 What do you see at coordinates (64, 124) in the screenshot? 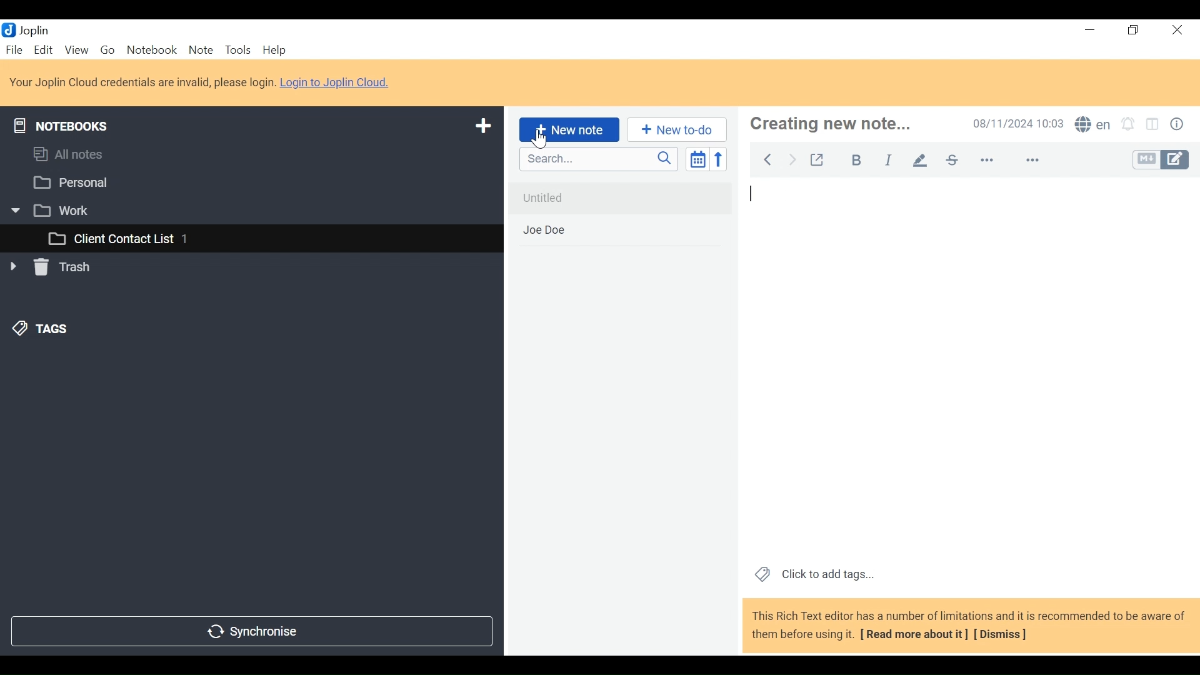
I see `Notebooks` at bounding box center [64, 124].